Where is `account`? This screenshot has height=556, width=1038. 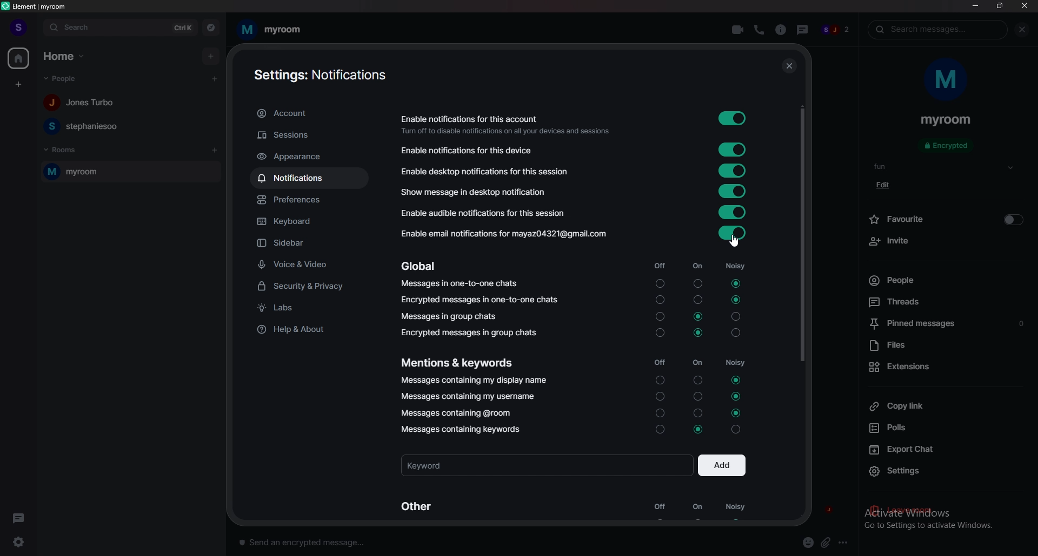 account is located at coordinates (310, 114).